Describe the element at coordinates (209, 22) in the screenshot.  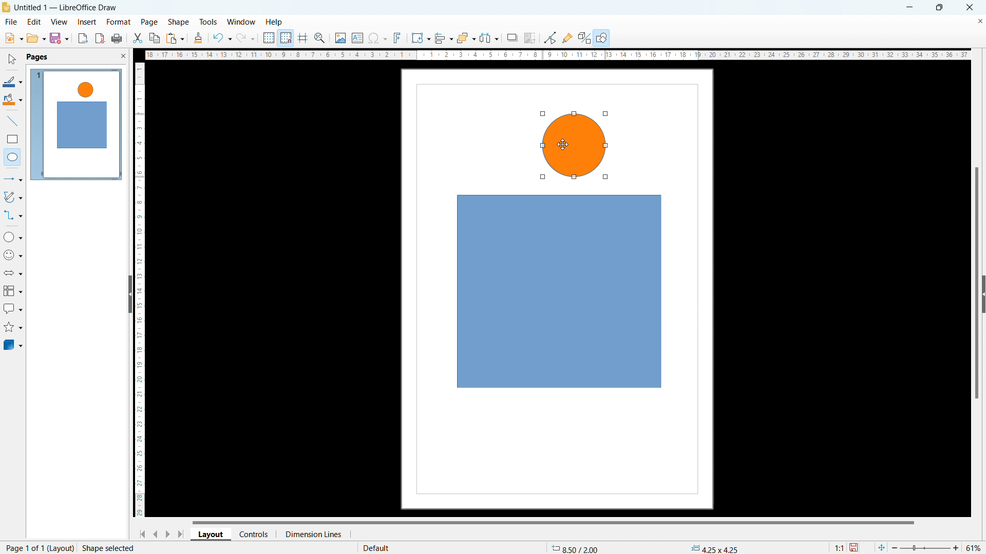
I see `tools` at that location.